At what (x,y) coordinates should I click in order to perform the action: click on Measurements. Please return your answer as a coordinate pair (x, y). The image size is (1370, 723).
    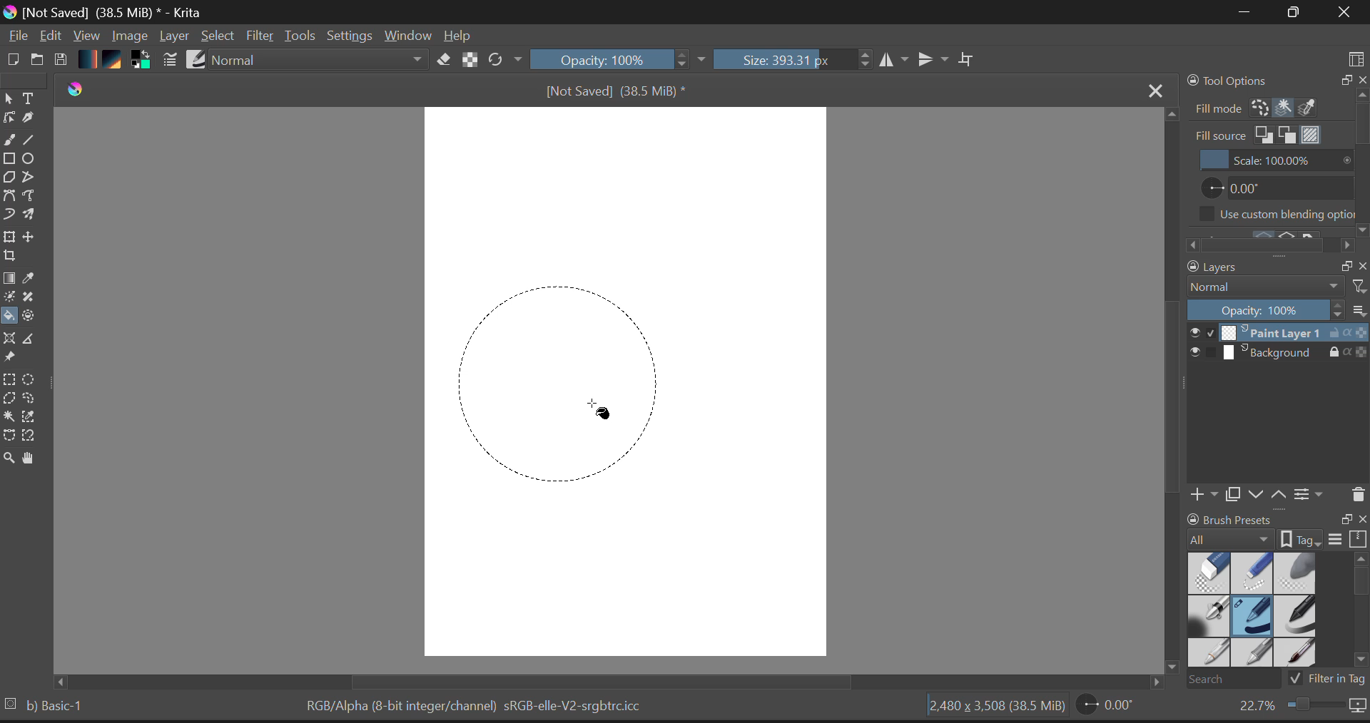
    Looking at the image, I should click on (34, 339).